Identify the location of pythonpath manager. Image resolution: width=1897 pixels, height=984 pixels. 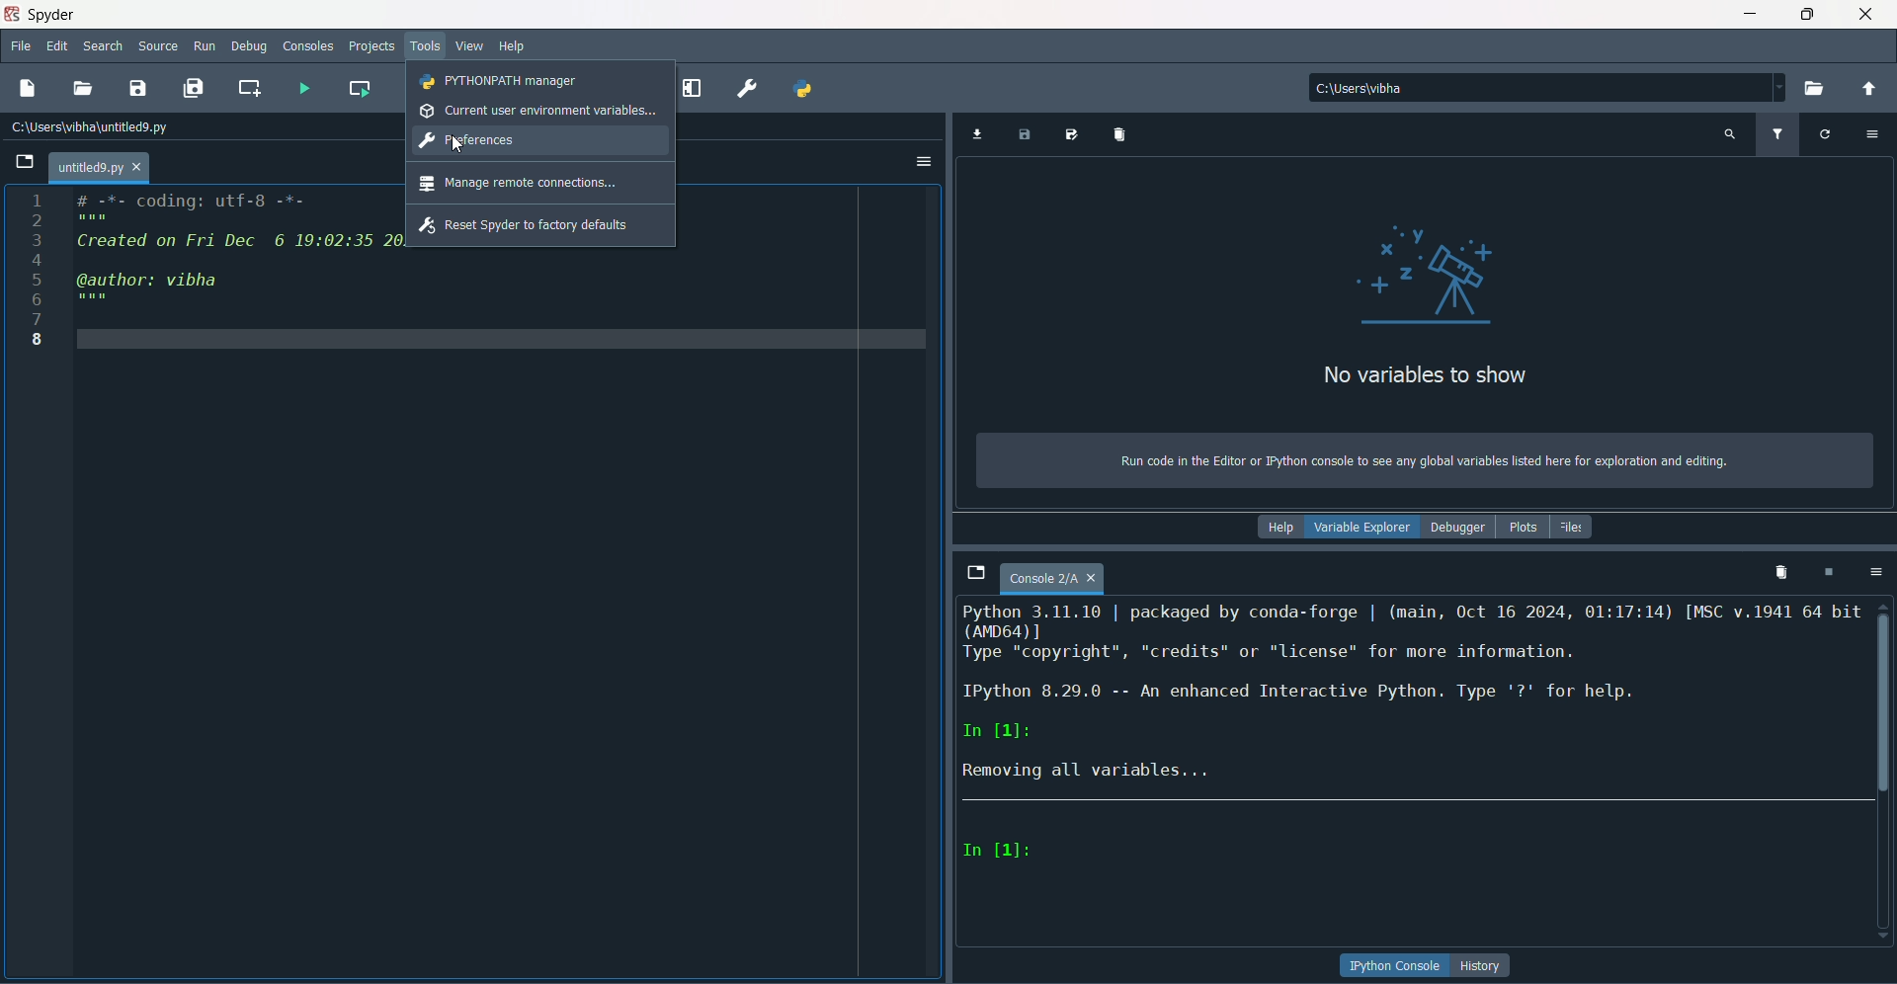
(805, 91).